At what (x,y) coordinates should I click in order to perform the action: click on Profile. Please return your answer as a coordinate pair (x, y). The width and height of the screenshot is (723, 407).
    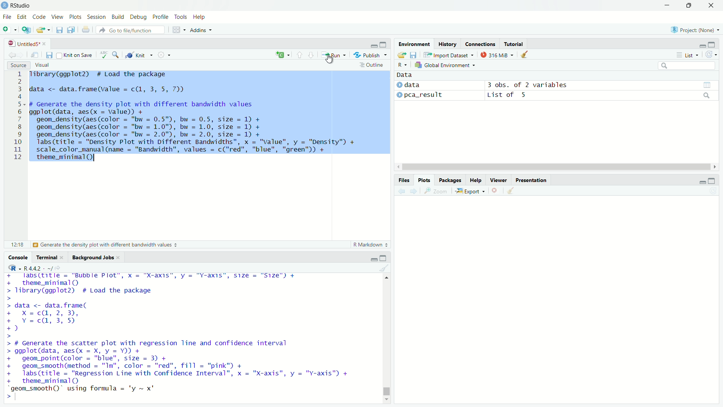
    Looking at the image, I should click on (160, 16).